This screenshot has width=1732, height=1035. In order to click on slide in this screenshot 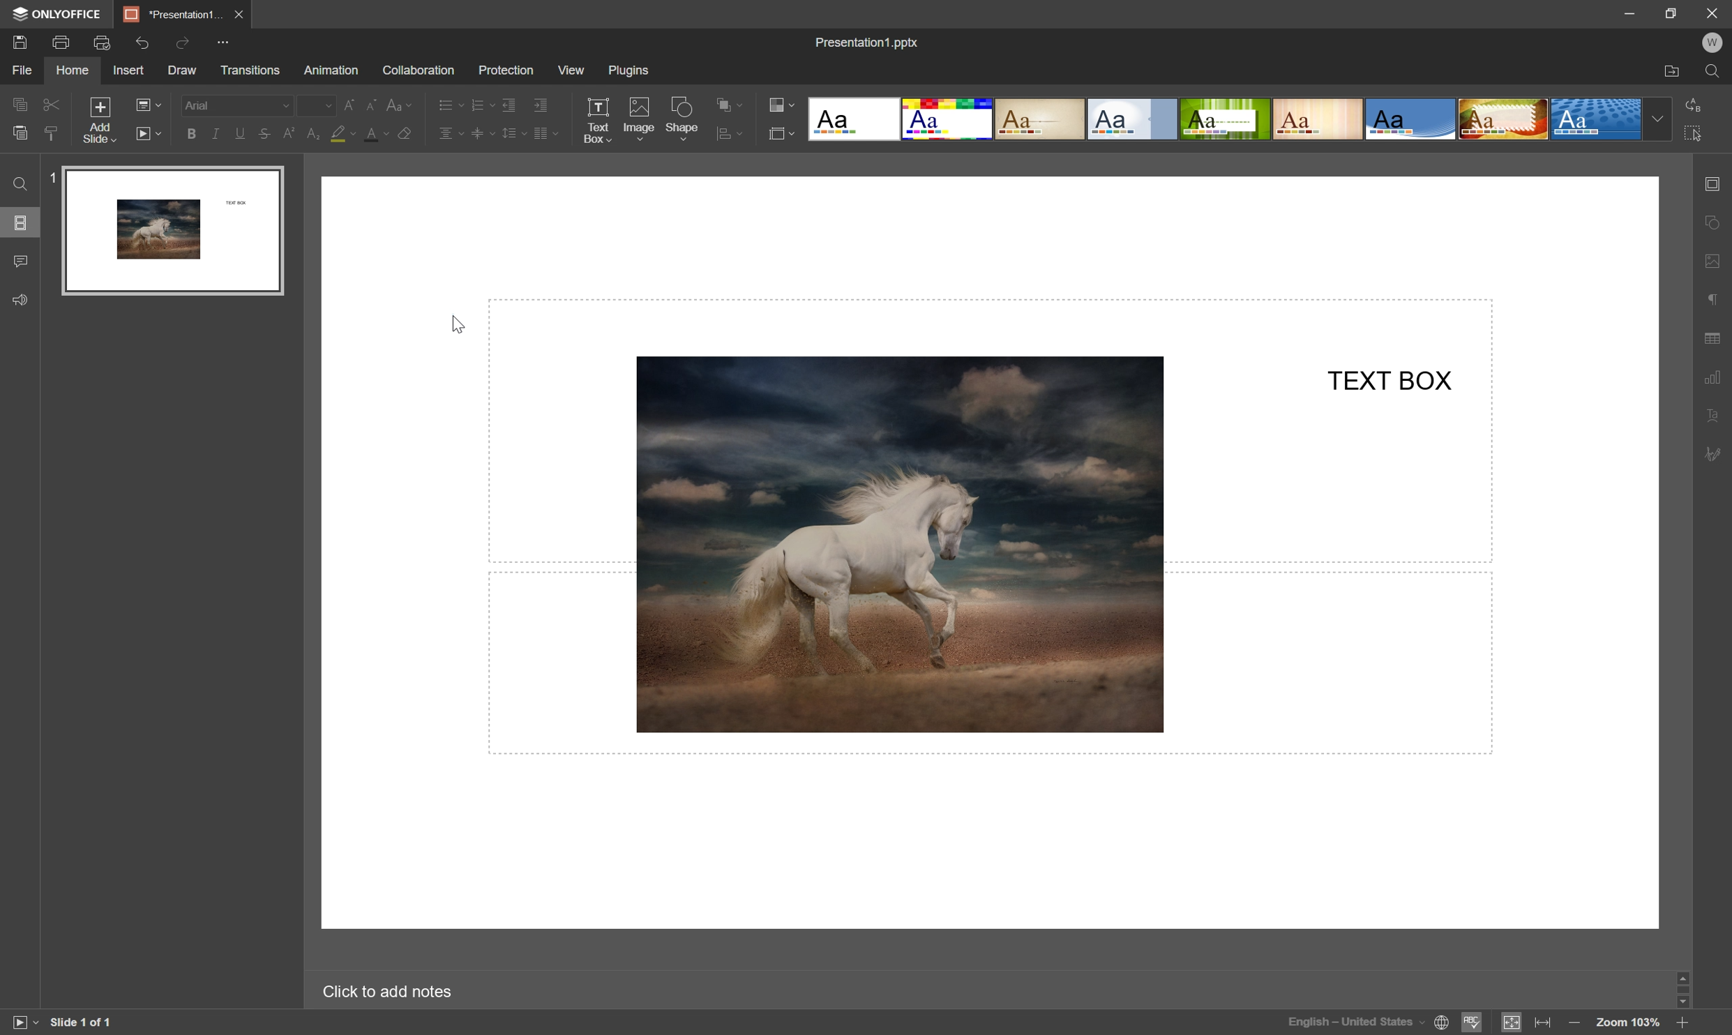, I will do `click(172, 231)`.